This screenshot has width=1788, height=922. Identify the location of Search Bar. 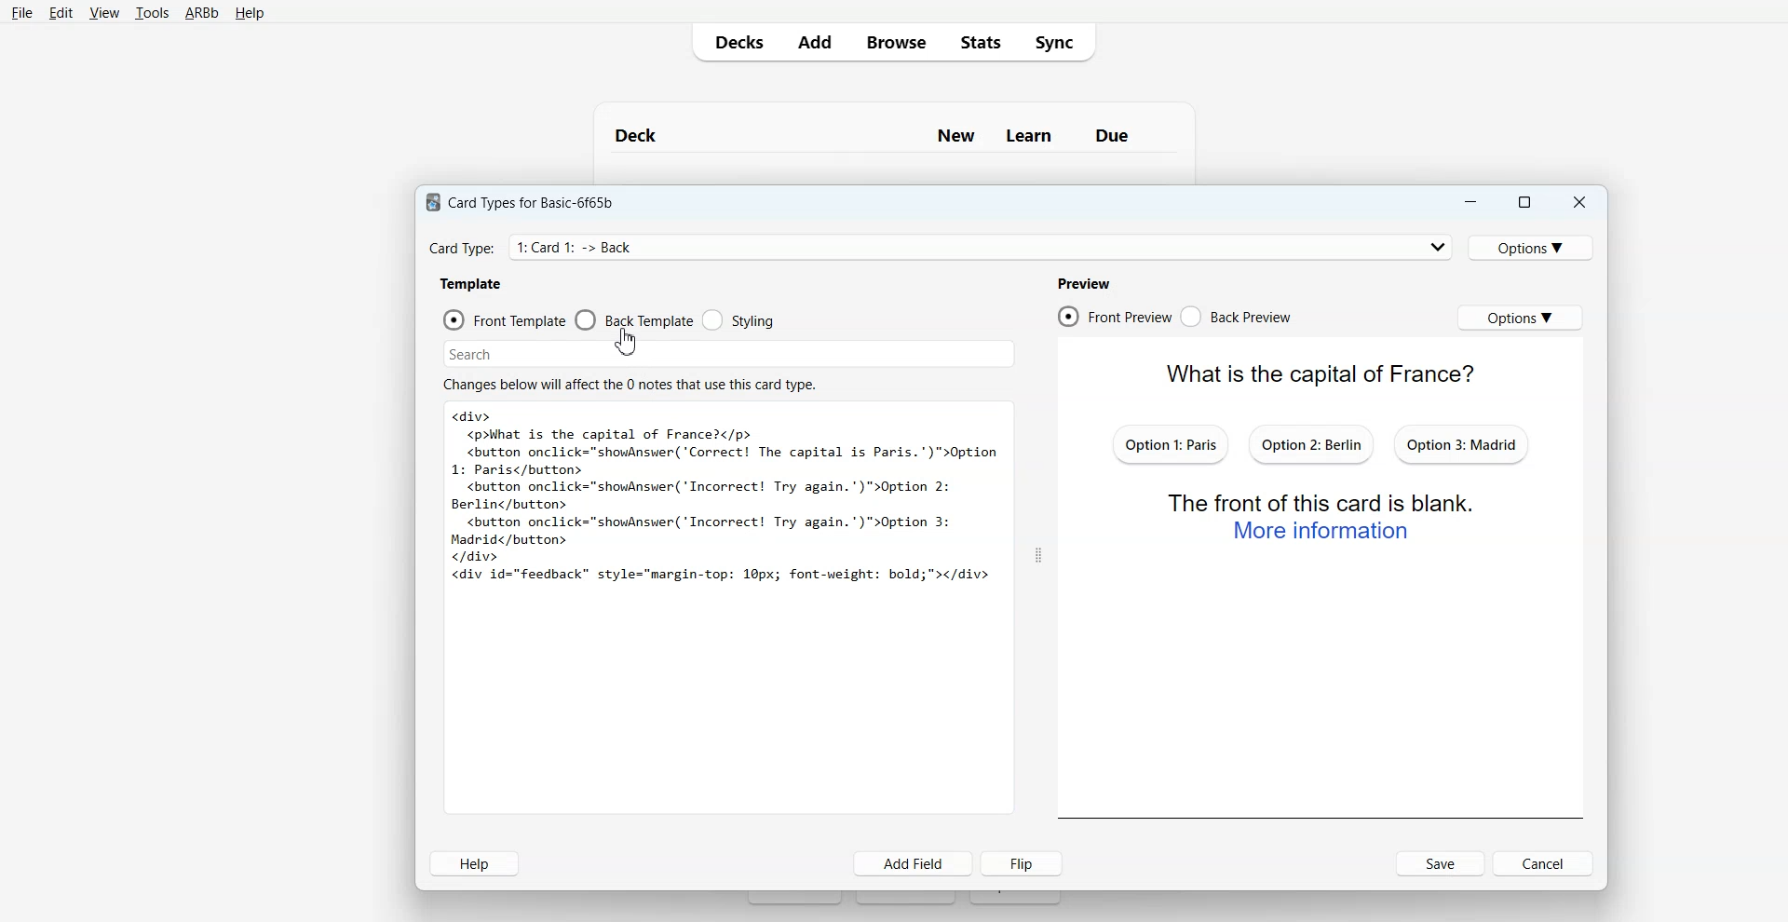
(730, 351).